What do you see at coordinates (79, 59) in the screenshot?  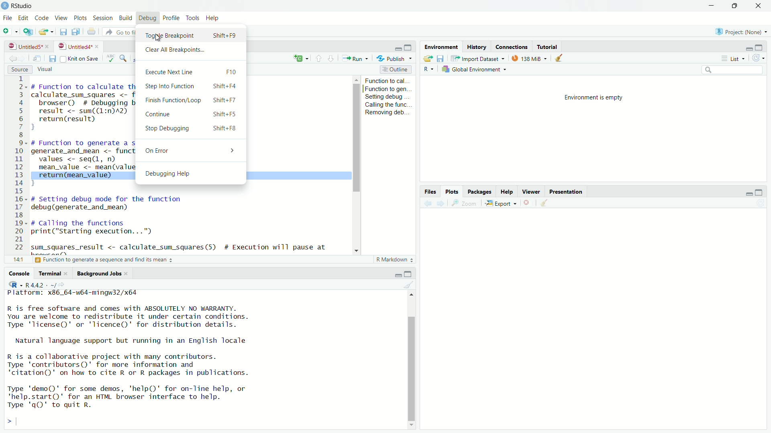 I see `source on save` at bounding box center [79, 59].